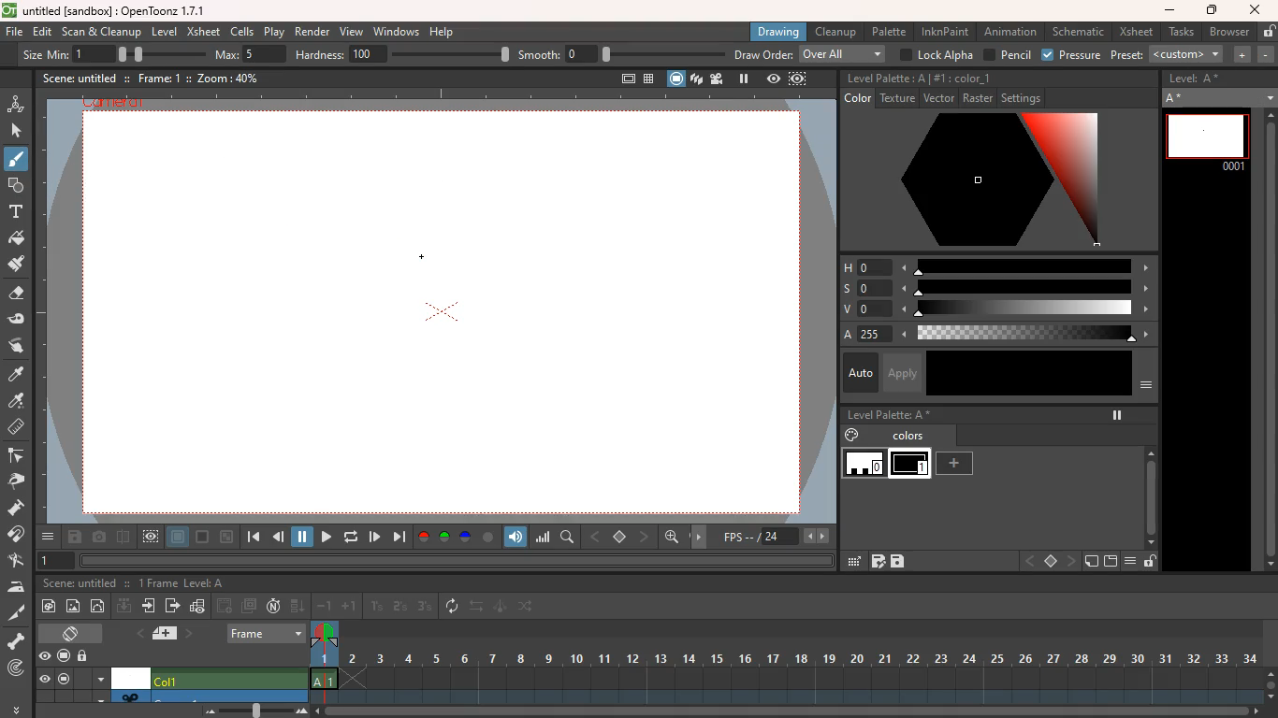 The width and height of the screenshot is (1278, 718). I want to click on graph, so click(199, 607).